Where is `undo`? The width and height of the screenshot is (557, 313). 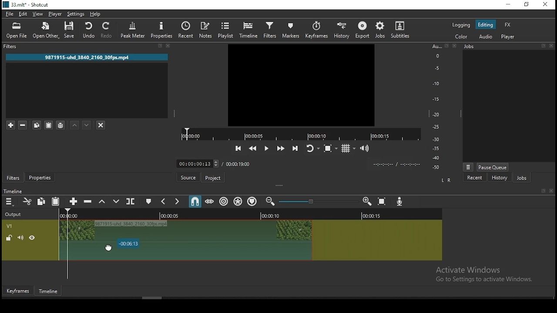 undo is located at coordinates (89, 30).